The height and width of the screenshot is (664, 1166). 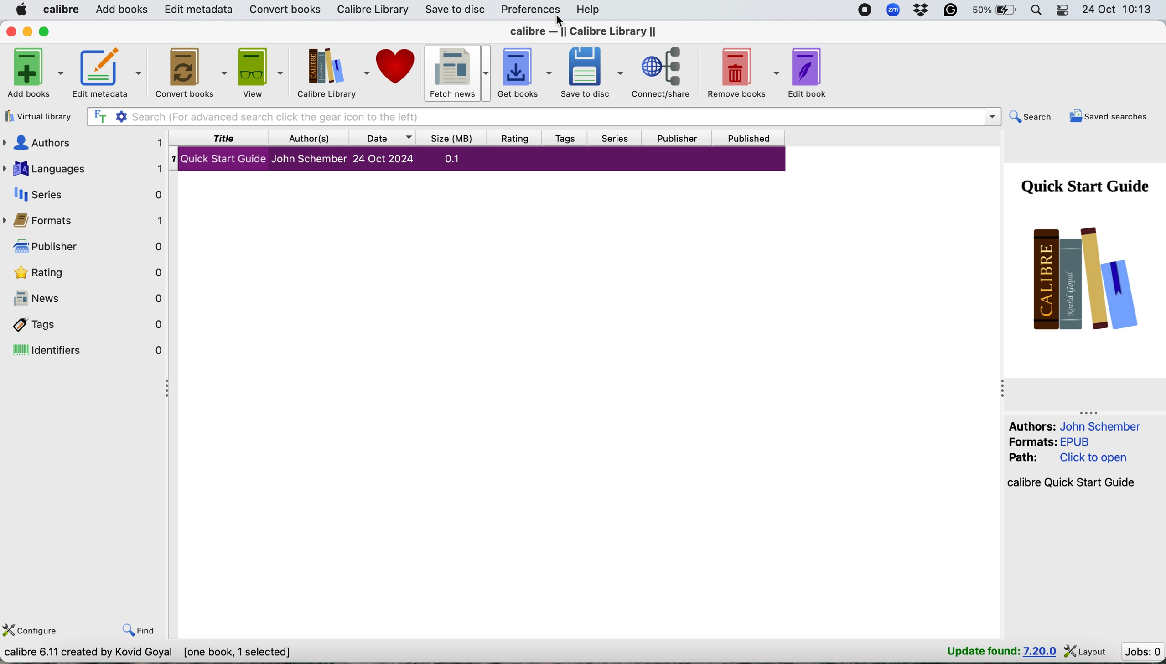 I want to click on close, so click(x=10, y=32).